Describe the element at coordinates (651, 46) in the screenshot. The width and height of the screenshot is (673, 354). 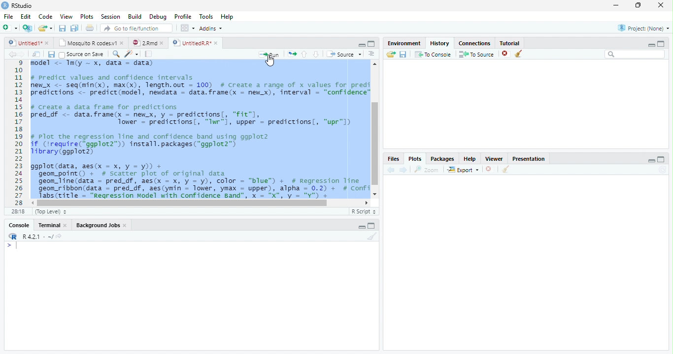
I see `Minimize` at that location.